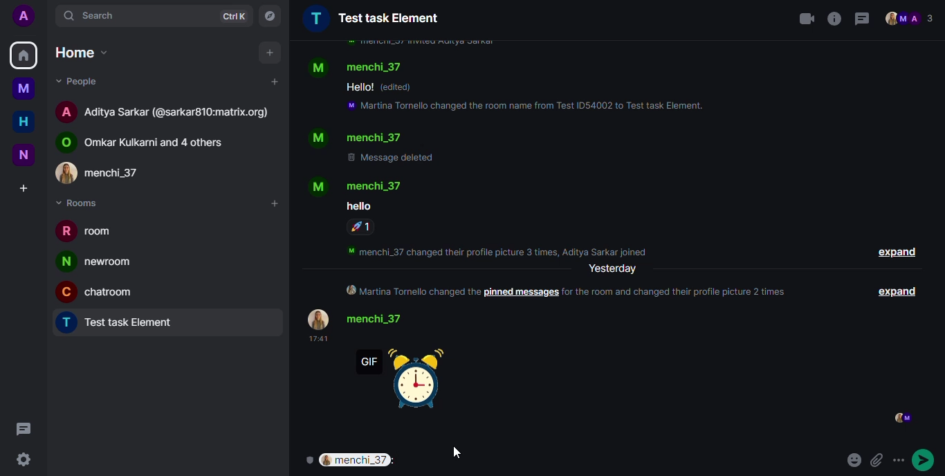 Image resolution: width=945 pixels, height=476 pixels. Describe the element at coordinates (410, 291) in the screenshot. I see `Martina tornello changed` at that location.